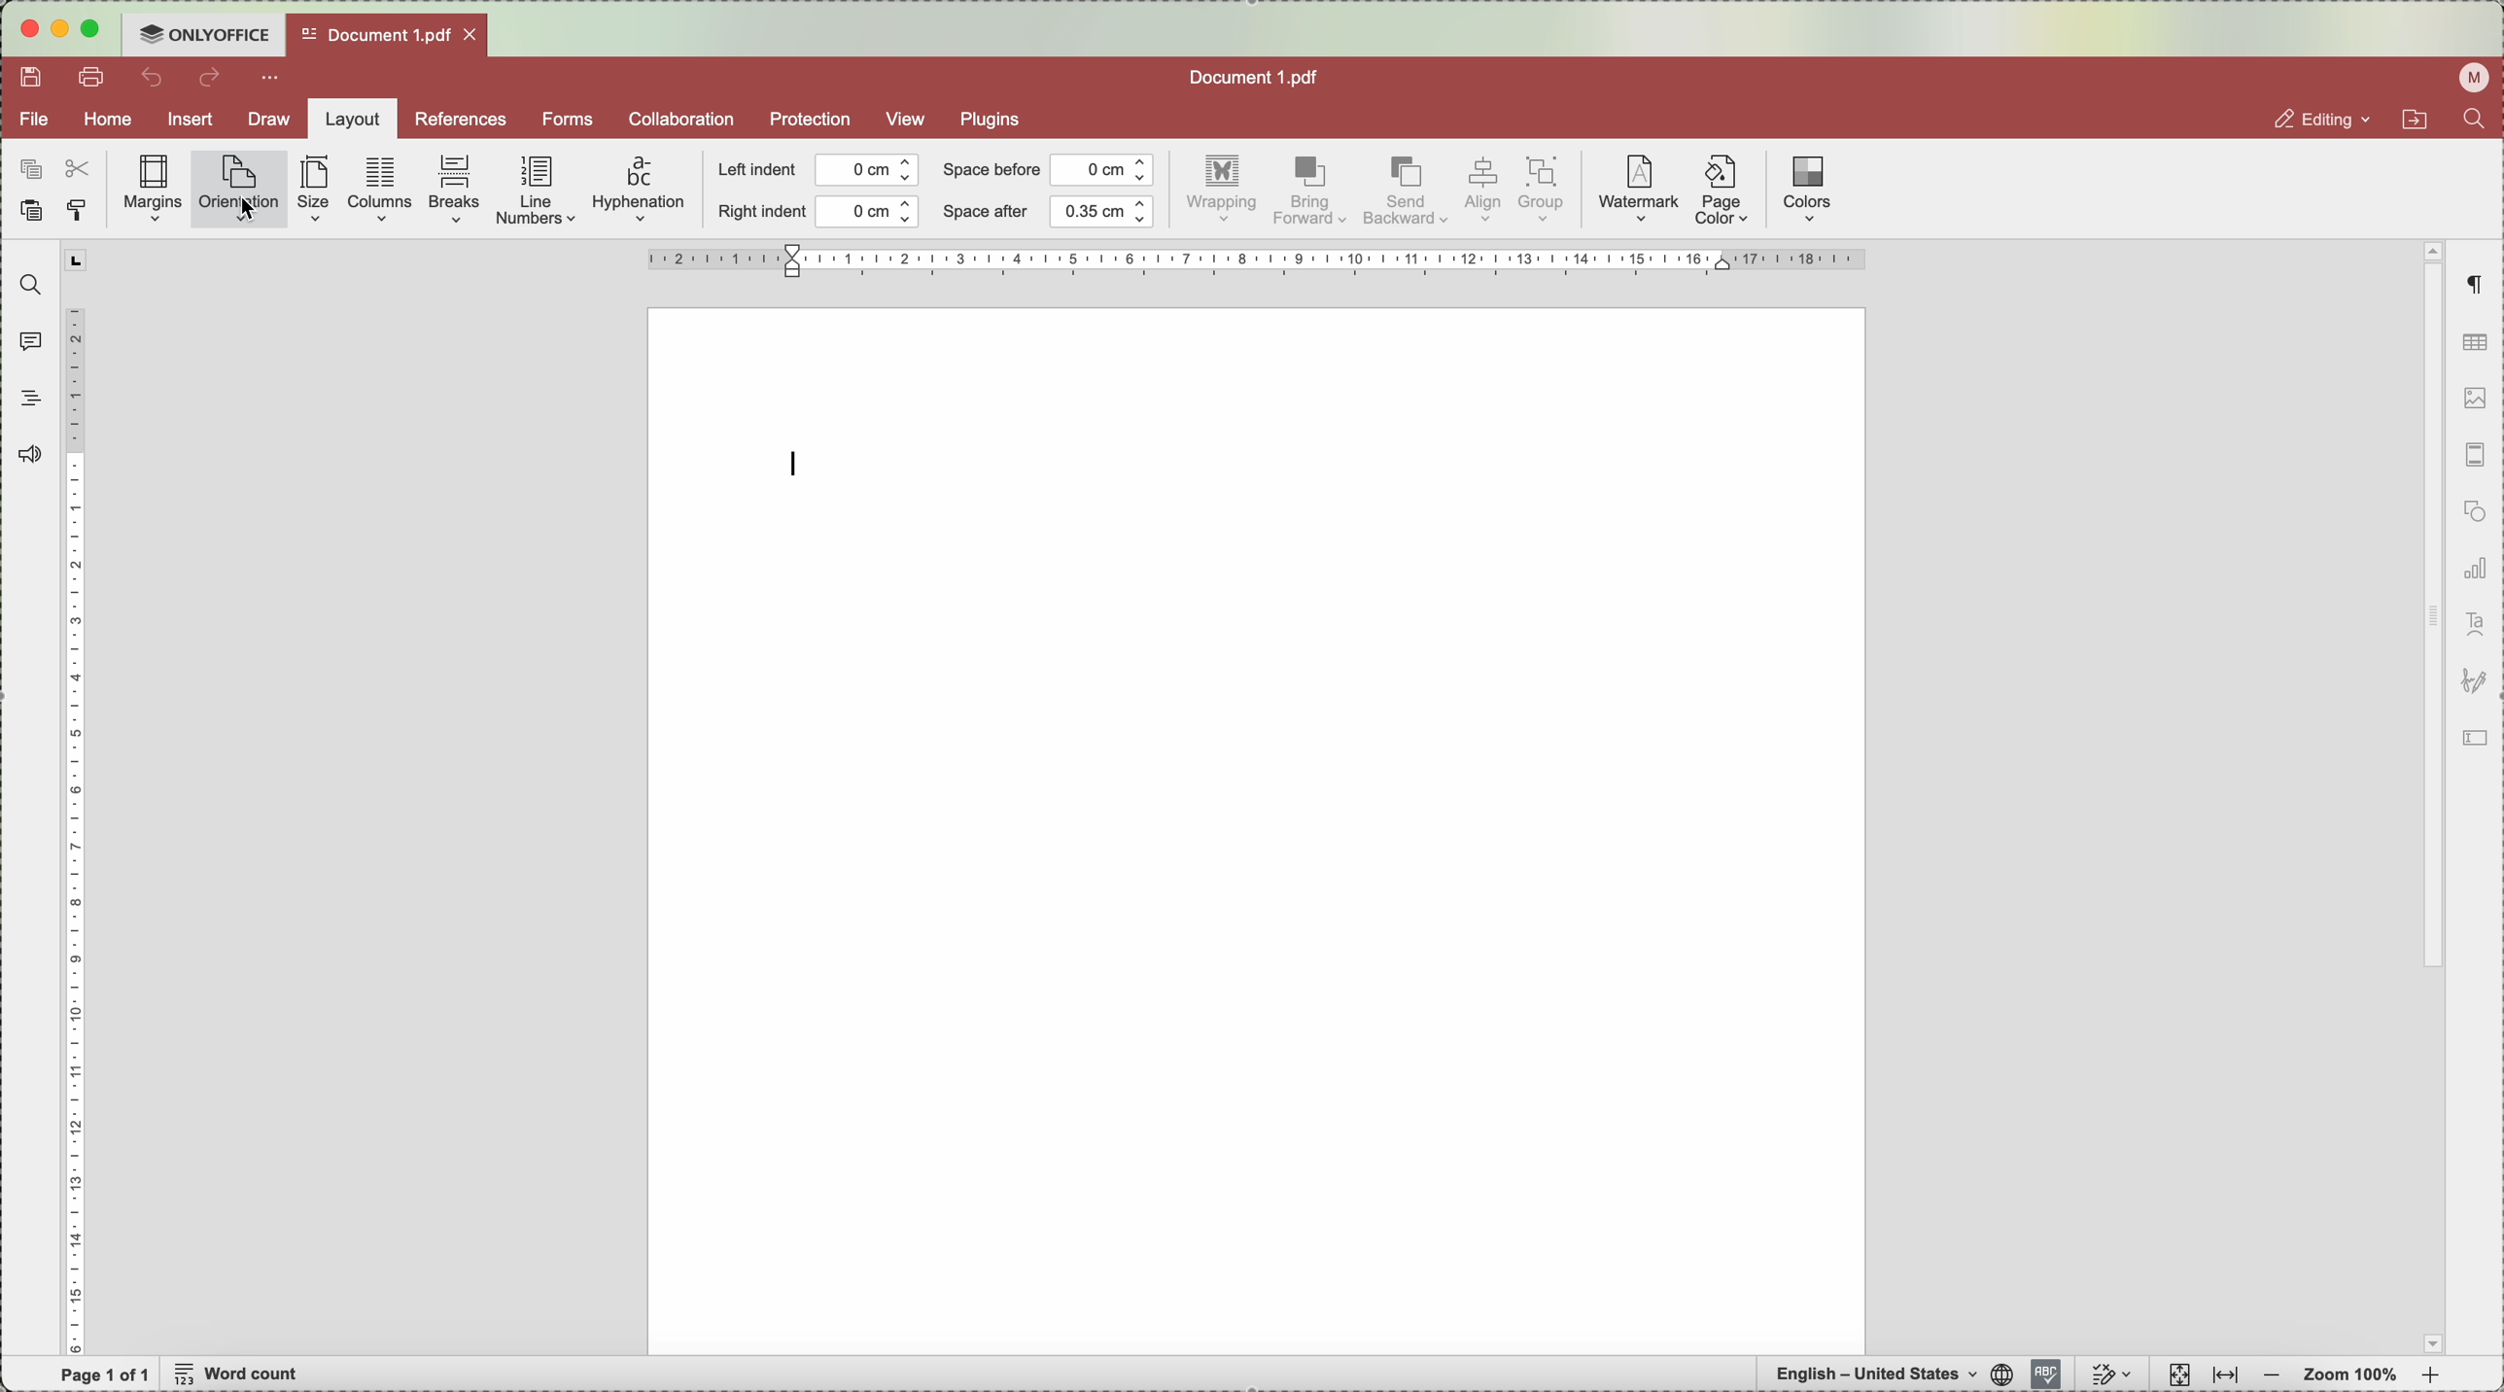  I want to click on workspace, so click(1258, 829).